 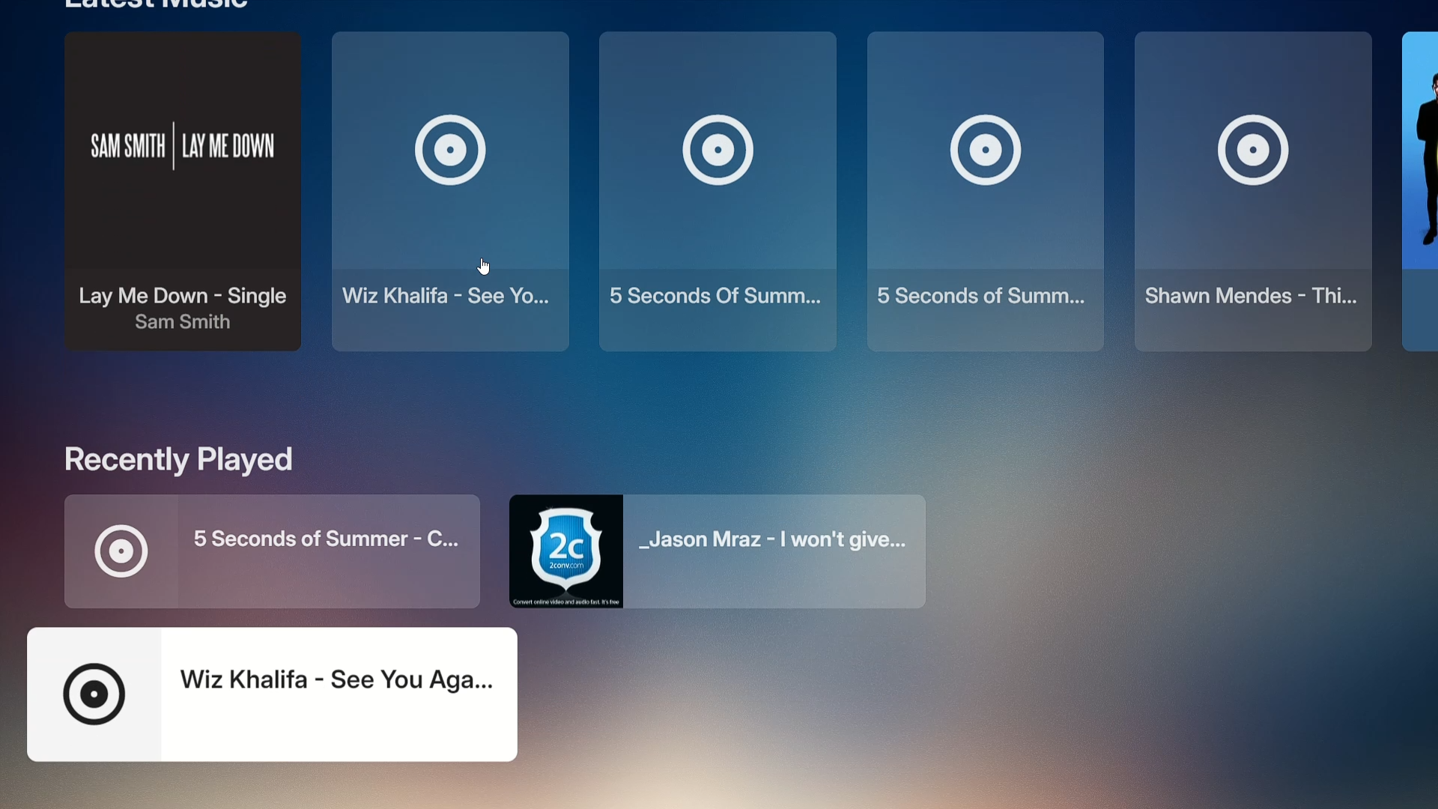 I want to click on Shawn Mendes, so click(x=1246, y=191).